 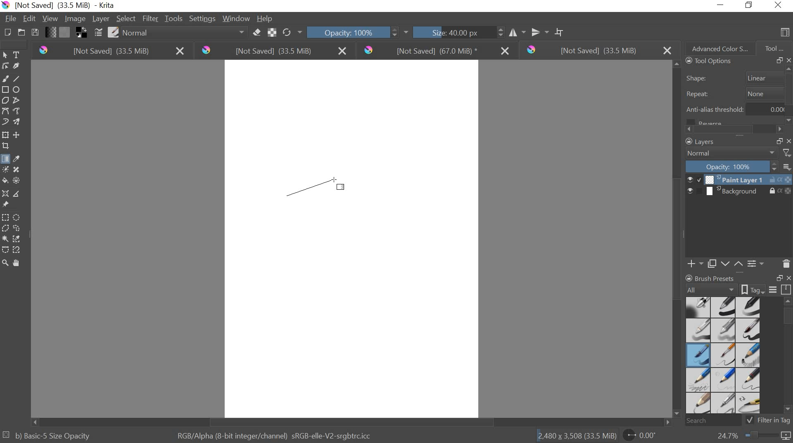 What do you see at coordinates (18, 135) in the screenshot?
I see `move layer` at bounding box center [18, 135].